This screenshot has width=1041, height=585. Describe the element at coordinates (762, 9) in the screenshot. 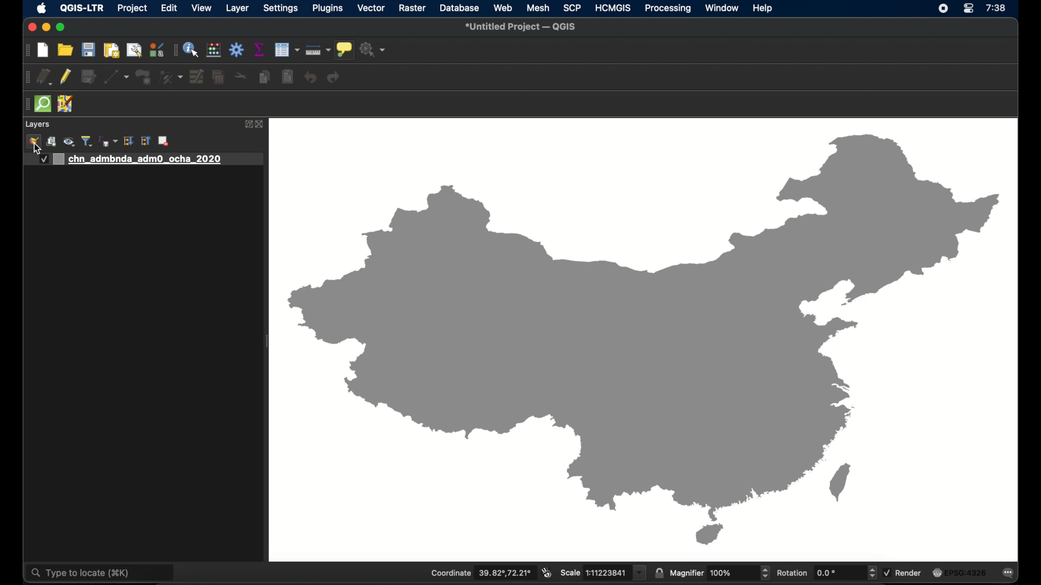

I see `help` at that location.